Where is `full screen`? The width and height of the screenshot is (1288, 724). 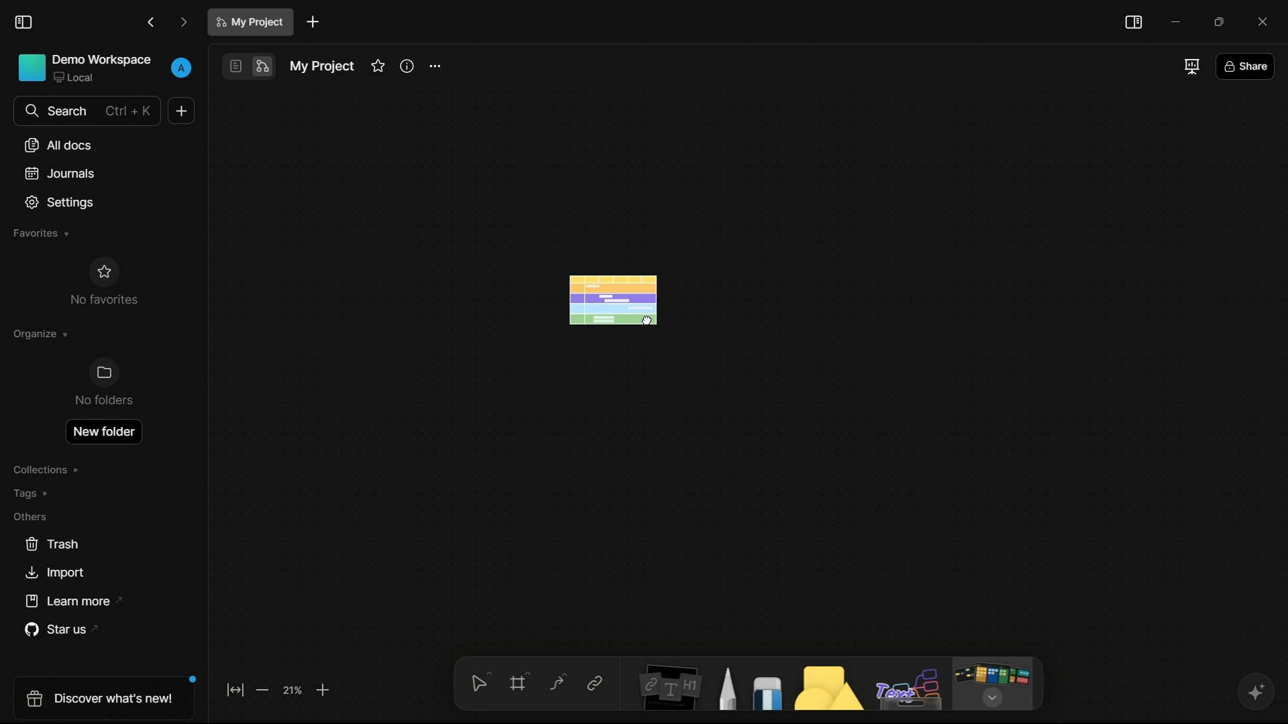 full screen is located at coordinates (1190, 66).